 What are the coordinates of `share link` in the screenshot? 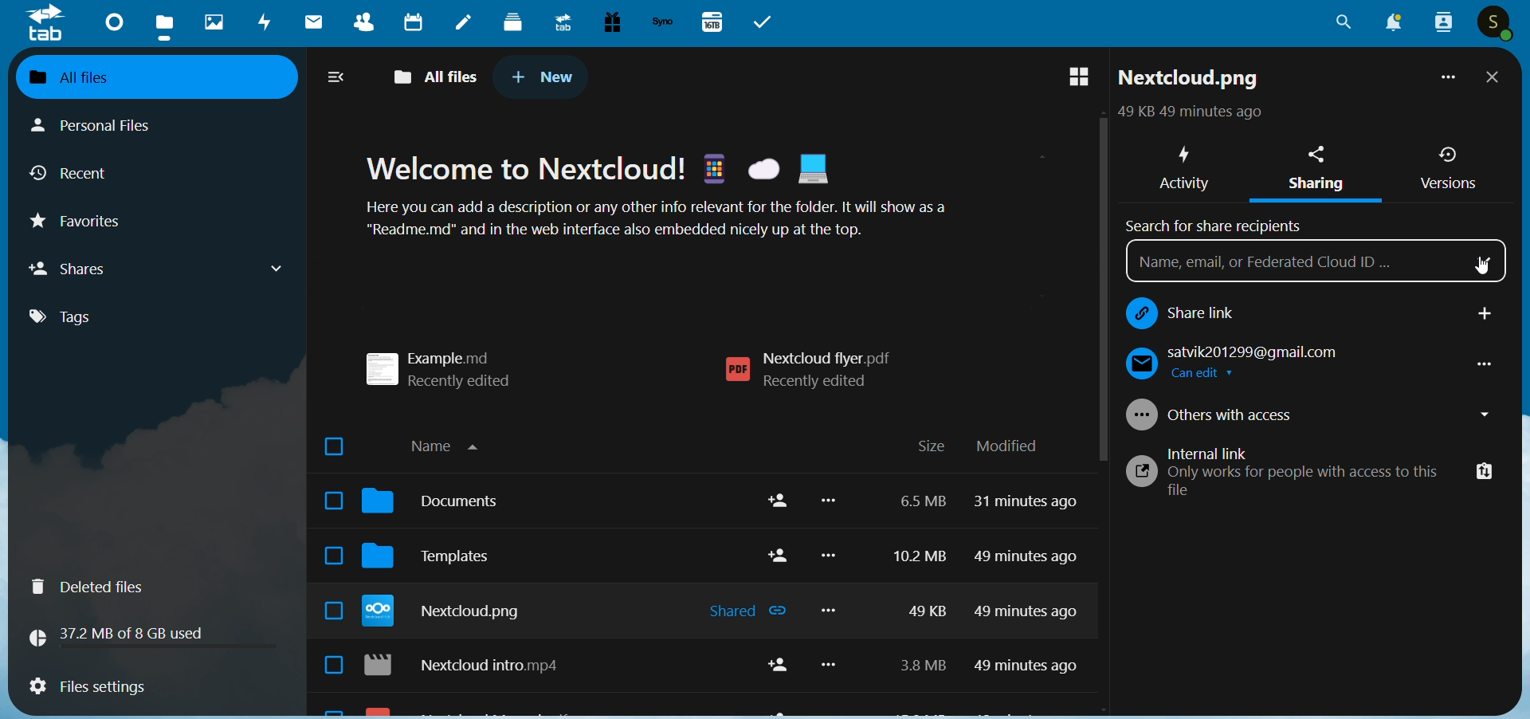 It's located at (1259, 311).